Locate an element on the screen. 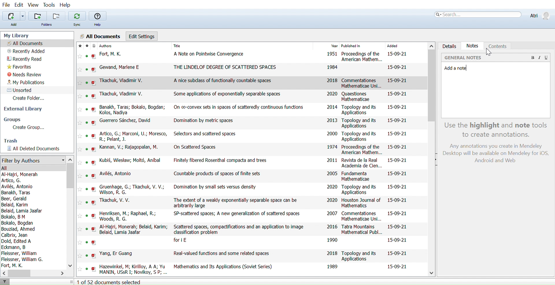 The width and height of the screenshot is (555, 285). open PDF is located at coordinates (94, 136).